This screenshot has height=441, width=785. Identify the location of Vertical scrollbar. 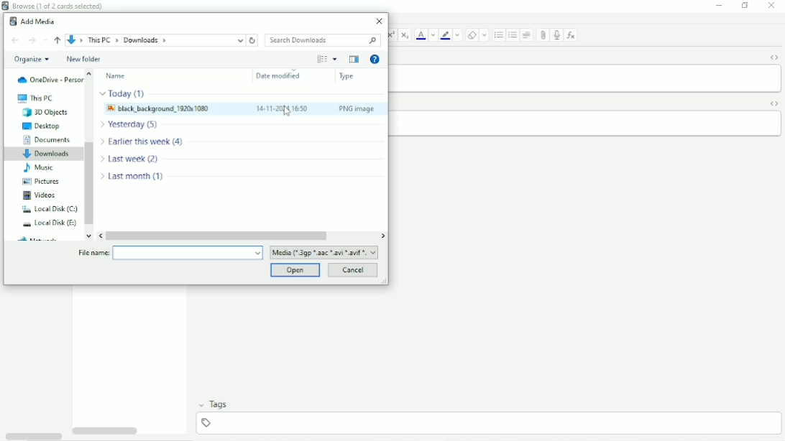
(89, 185).